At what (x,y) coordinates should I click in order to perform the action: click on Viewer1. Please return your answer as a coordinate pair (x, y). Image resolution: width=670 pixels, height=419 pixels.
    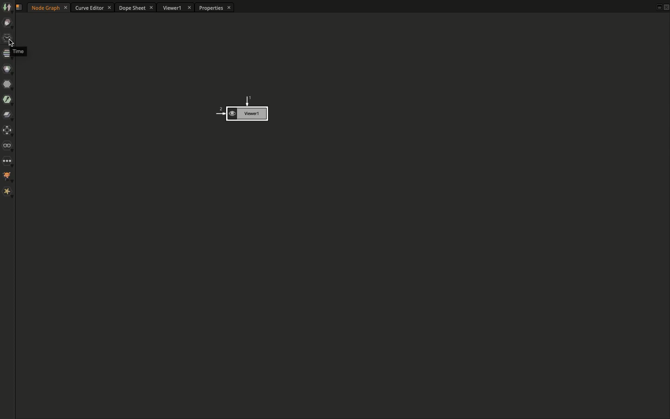
    Looking at the image, I should click on (176, 8).